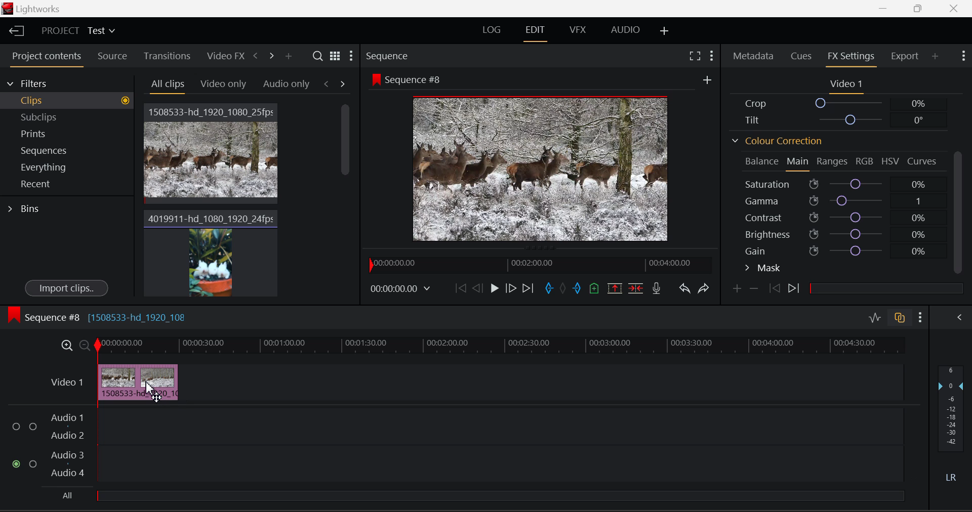  Describe the element at coordinates (950, 477) in the screenshot. I see `Left Round Sound Button` at that location.